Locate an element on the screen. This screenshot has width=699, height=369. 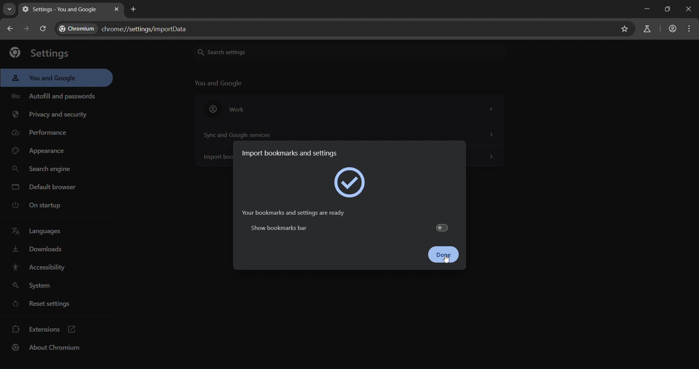
ystem is located at coordinates (35, 285).